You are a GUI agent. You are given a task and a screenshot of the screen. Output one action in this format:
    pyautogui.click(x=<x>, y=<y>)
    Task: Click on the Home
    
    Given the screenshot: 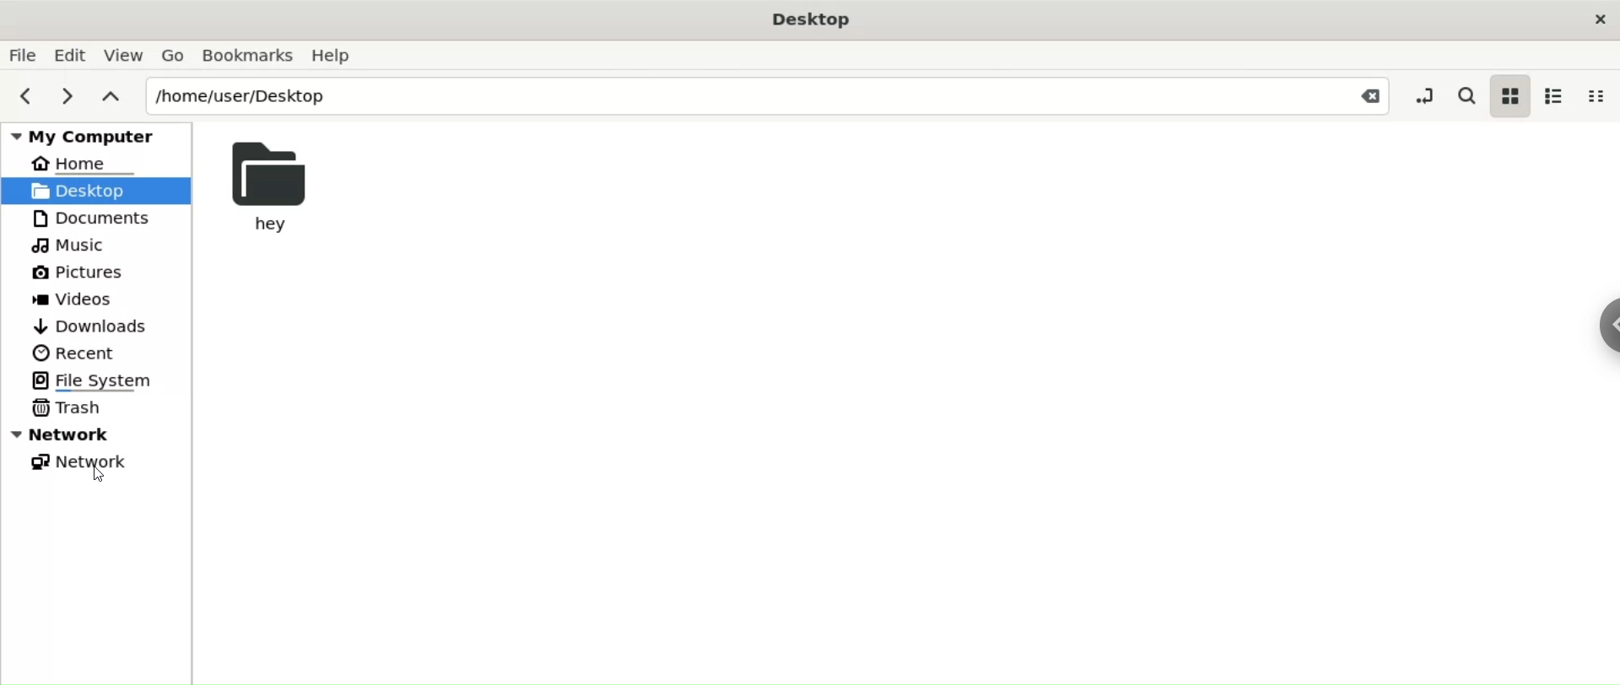 What is the action you would take?
    pyautogui.click(x=108, y=163)
    